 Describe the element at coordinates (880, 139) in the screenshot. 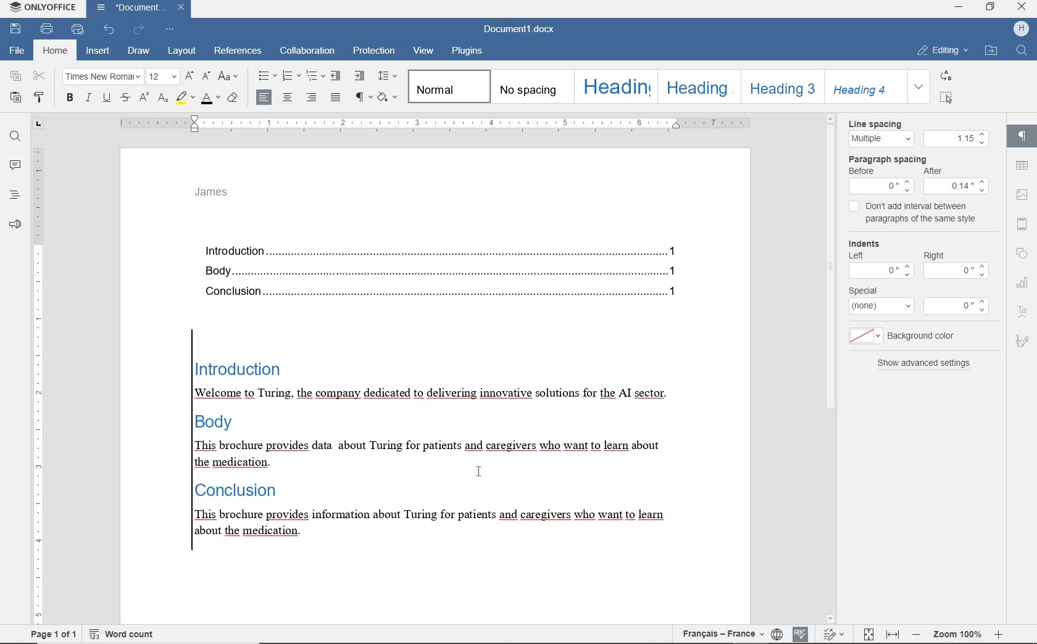

I see `Multiple` at that location.